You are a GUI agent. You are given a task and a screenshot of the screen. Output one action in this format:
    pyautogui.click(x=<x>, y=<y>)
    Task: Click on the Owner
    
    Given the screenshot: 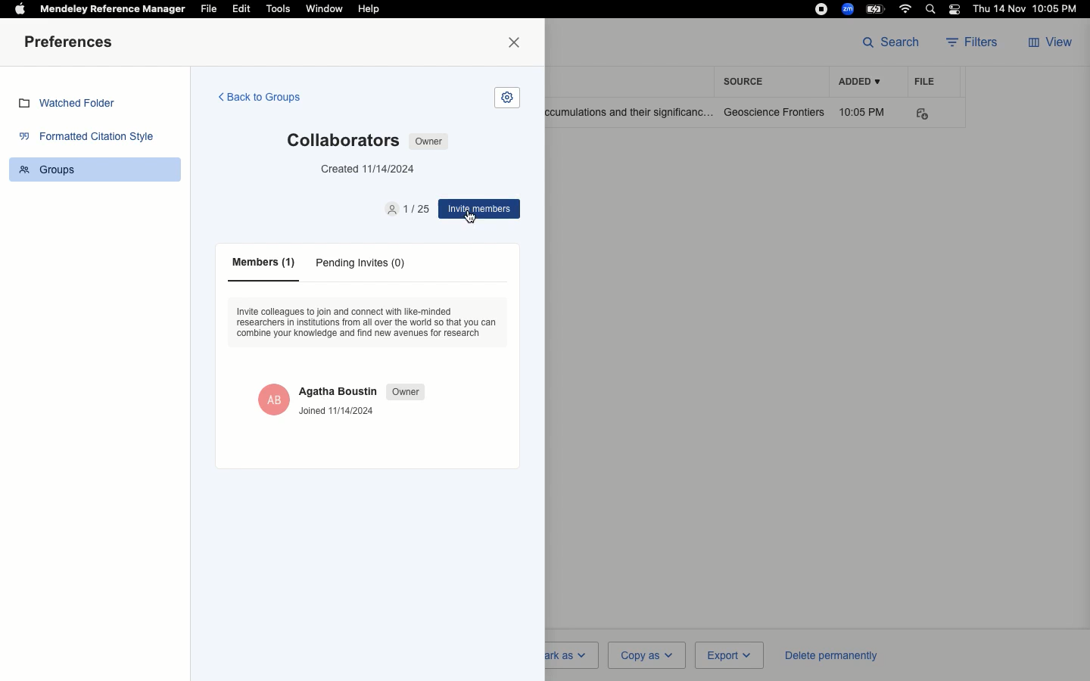 What is the action you would take?
    pyautogui.click(x=427, y=141)
    